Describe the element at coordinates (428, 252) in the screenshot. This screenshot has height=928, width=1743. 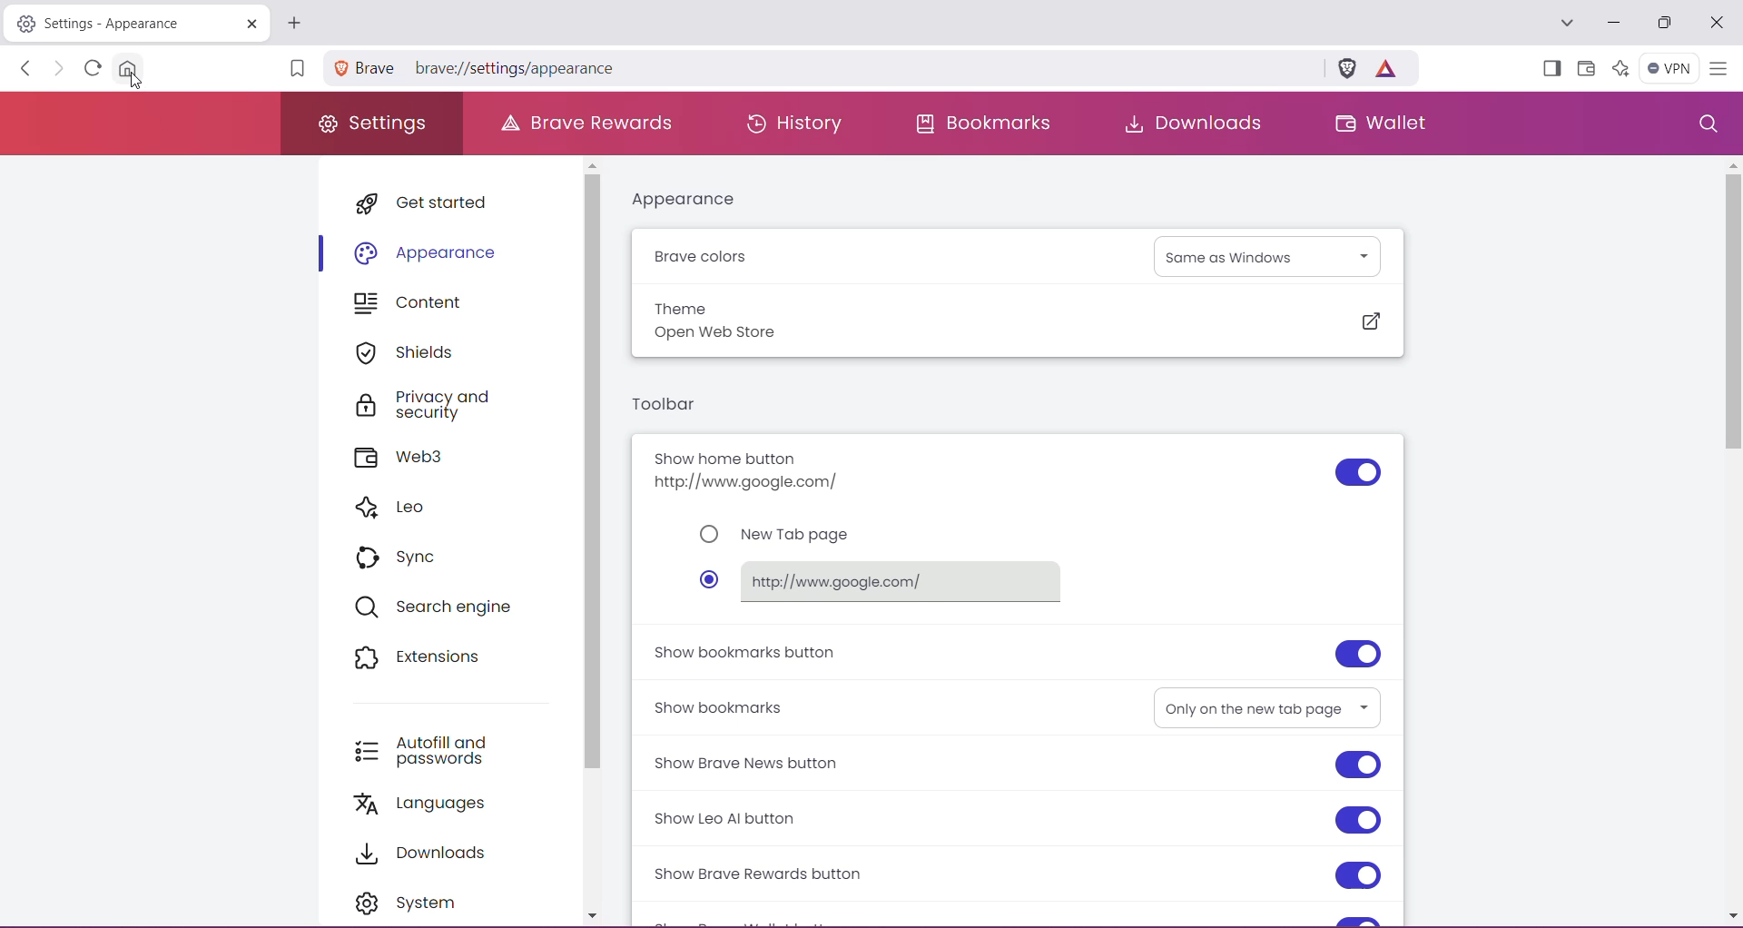
I see `Appearance` at that location.